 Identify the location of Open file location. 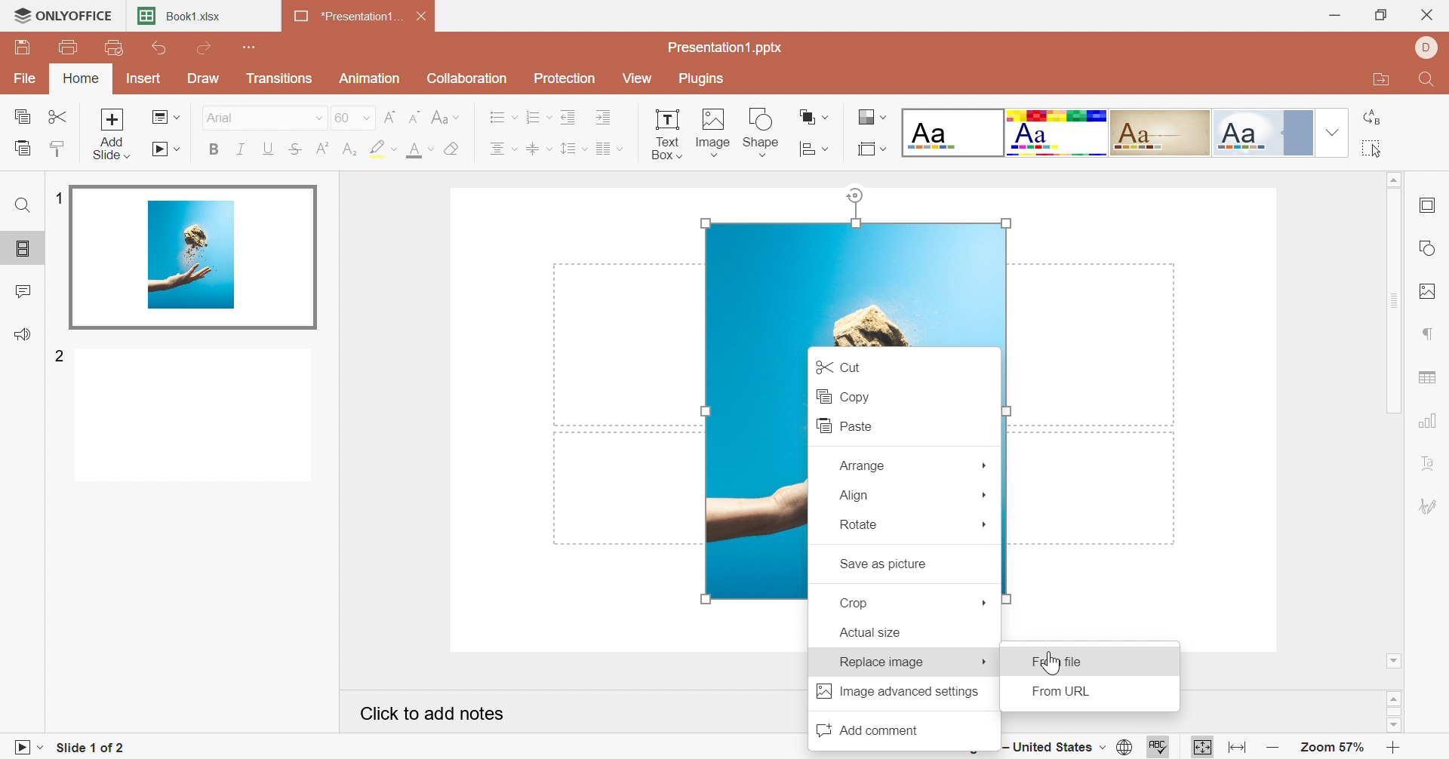
(1380, 82).